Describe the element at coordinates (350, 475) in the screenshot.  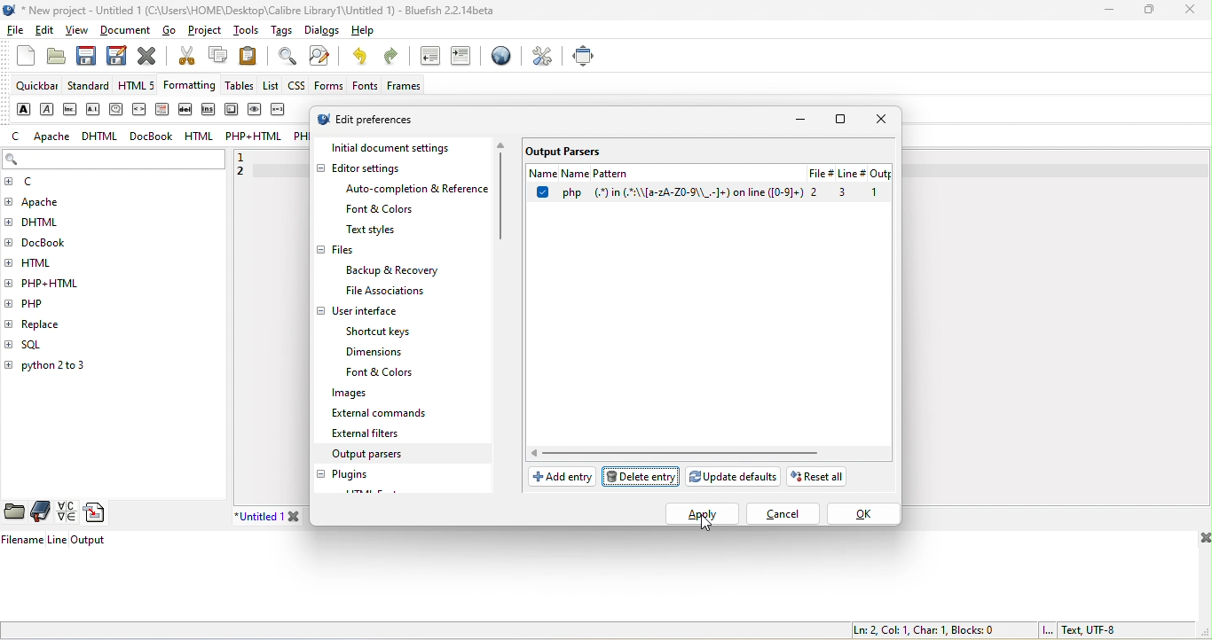
I see `plugins` at that location.